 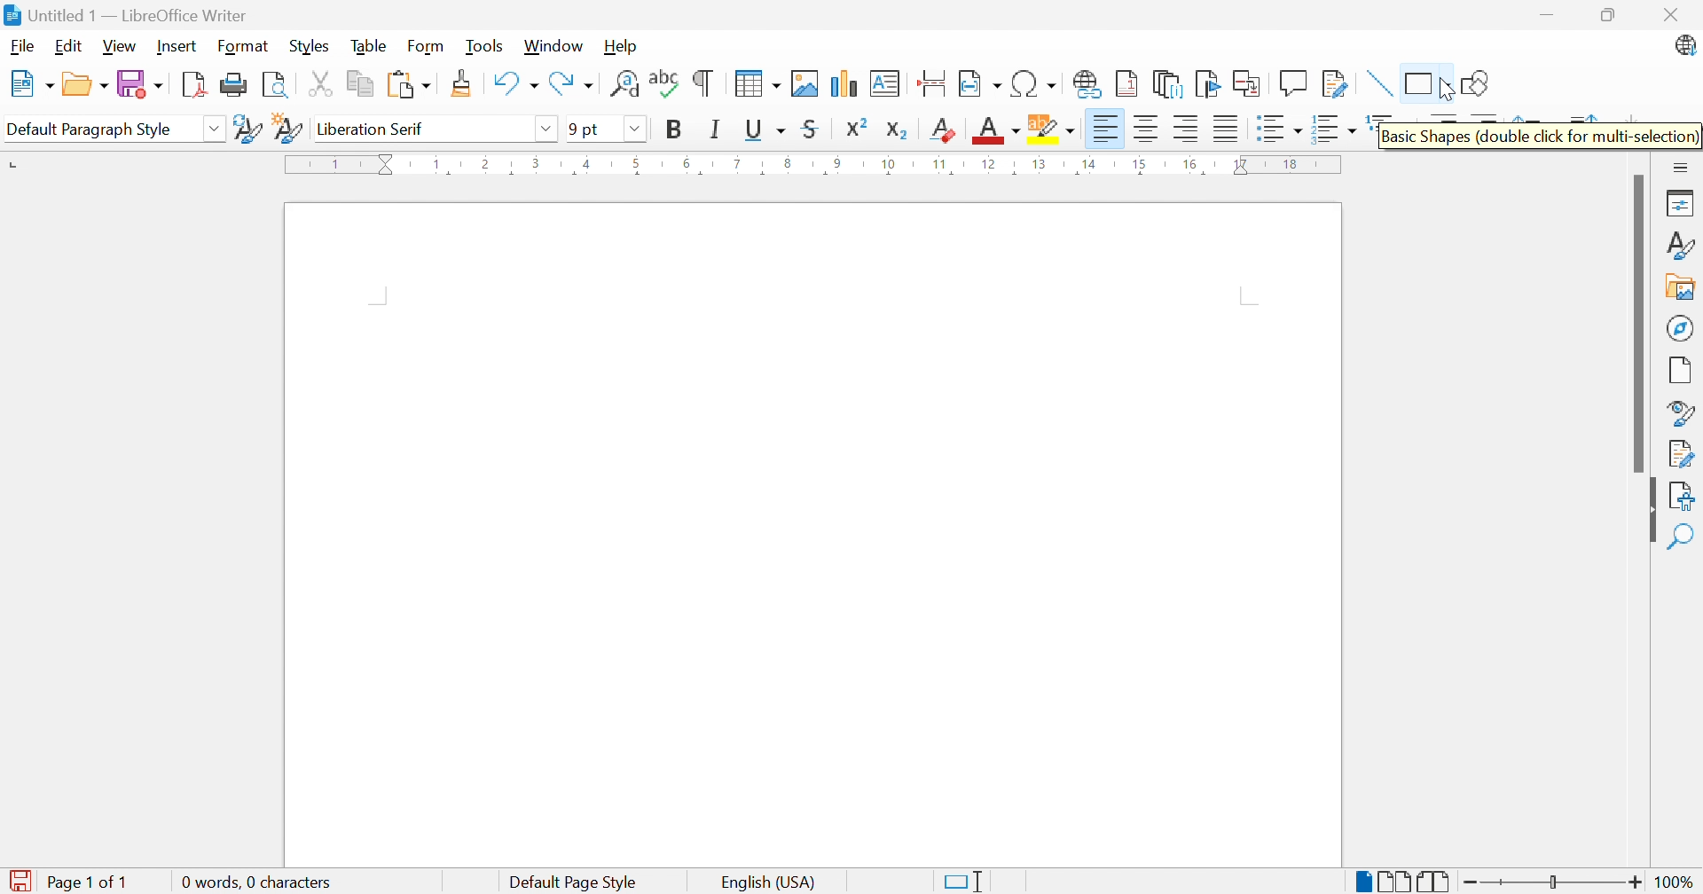 I want to click on The document has been modified. Click to save the document., so click(x=20, y=882).